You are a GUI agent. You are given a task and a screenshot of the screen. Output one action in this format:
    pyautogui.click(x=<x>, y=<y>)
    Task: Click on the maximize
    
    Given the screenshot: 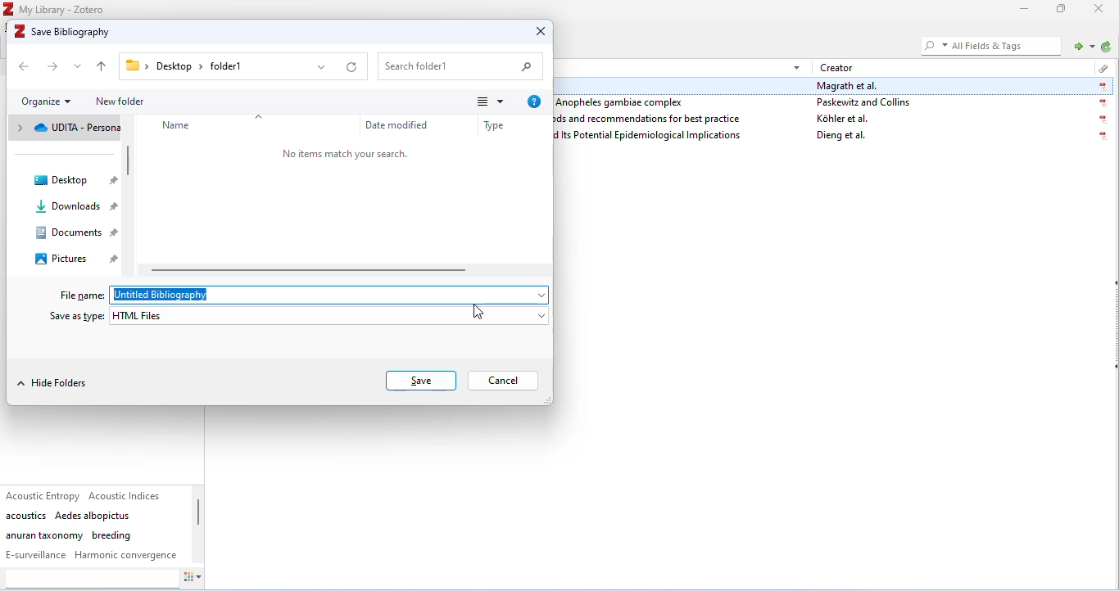 What is the action you would take?
    pyautogui.click(x=1062, y=10)
    